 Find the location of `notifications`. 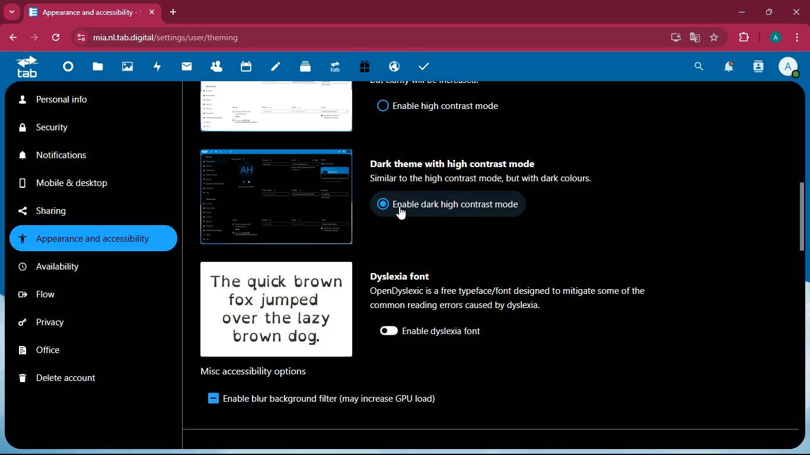

notifications is located at coordinates (731, 68).